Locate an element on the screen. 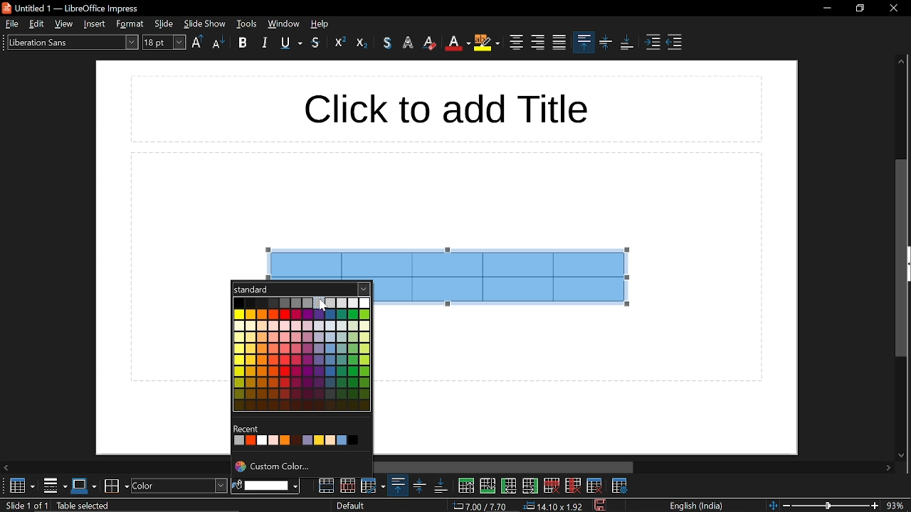  table properties is located at coordinates (621, 486).